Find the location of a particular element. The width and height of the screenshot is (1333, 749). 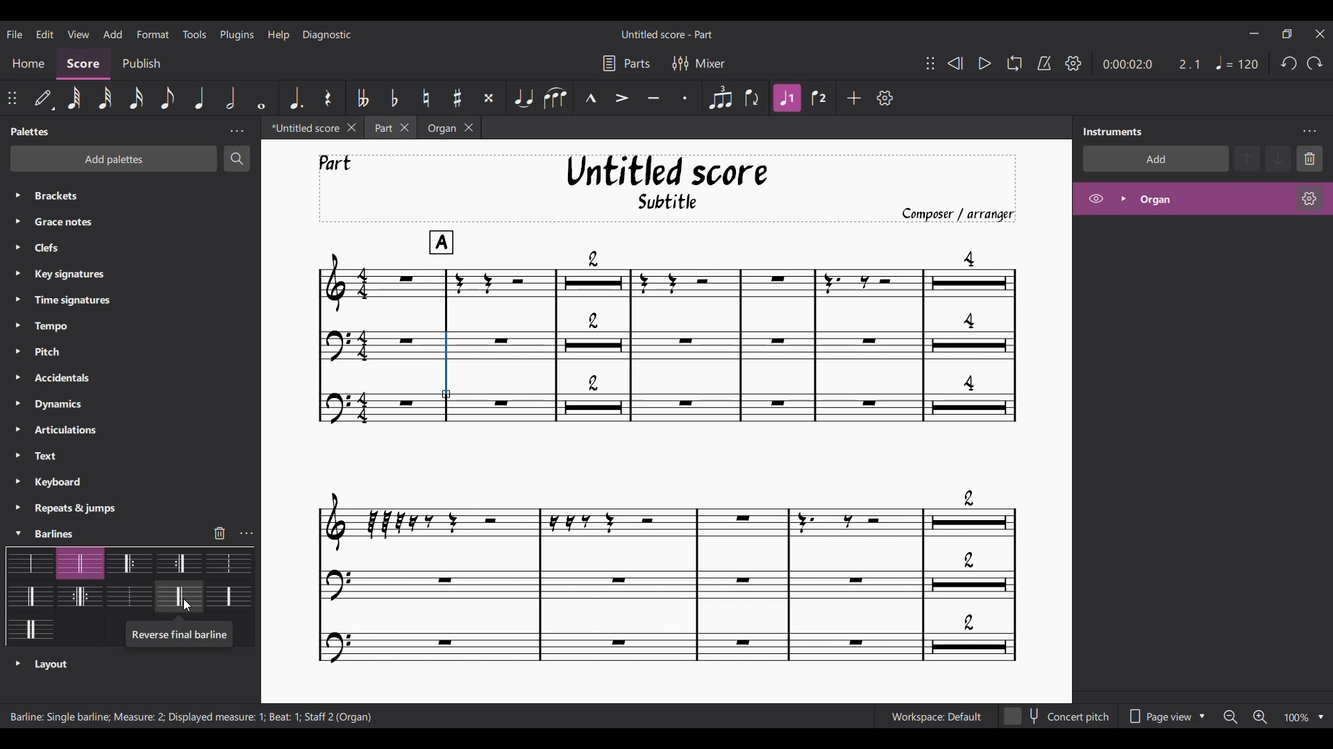

Add palette is located at coordinates (114, 159).